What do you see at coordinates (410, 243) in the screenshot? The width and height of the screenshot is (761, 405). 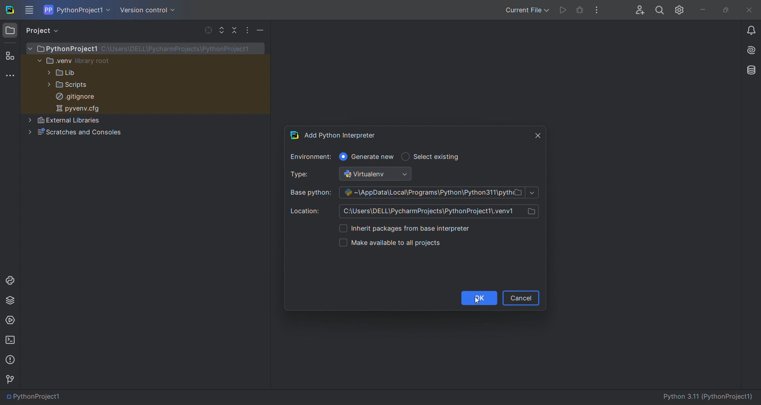 I see `option` at bounding box center [410, 243].